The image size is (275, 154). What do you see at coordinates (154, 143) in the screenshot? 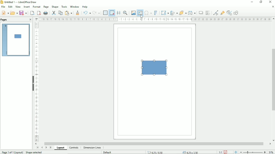
I see `Horizontal scrollbar` at bounding box center [154, 143].